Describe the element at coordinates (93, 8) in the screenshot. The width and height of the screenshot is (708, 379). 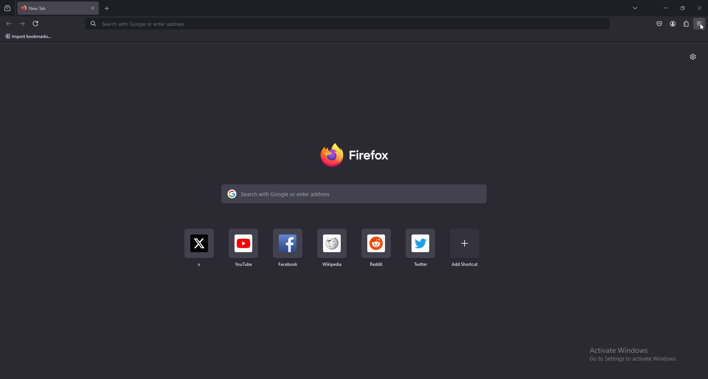
I see `close tab` at that location.